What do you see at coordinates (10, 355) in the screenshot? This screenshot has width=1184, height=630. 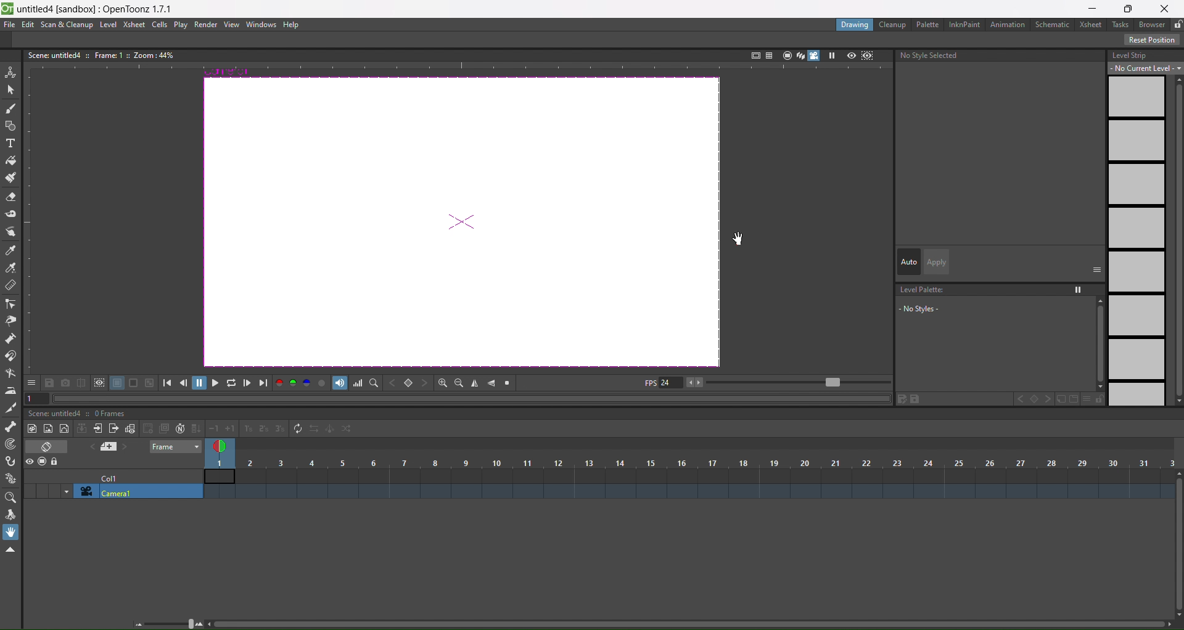 I see `magnet tool` at bounding box center [10, 355].